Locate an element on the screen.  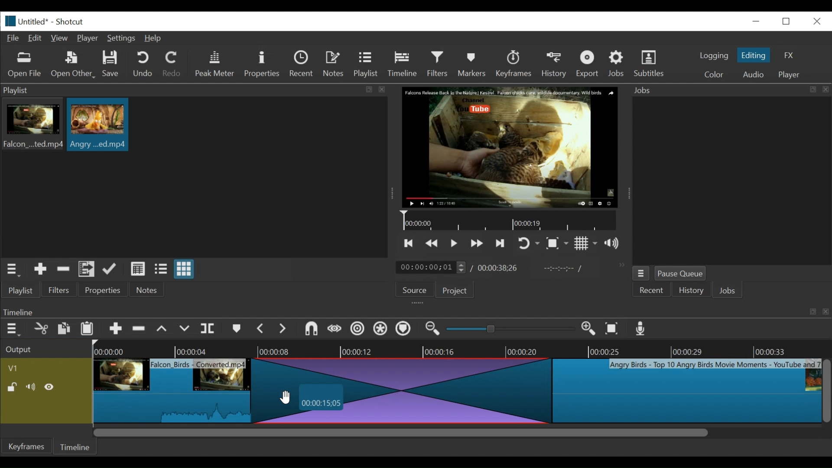
Properties is located at coordinates (263, 64).